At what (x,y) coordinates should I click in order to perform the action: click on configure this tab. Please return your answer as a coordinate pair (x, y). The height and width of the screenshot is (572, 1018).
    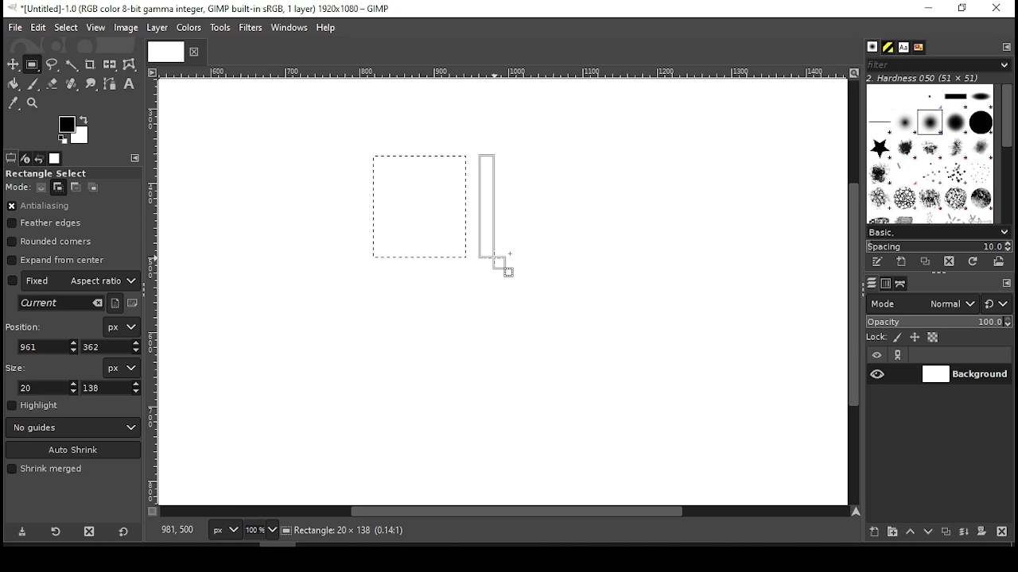
    Looking at the image, I should click on (1008, 46).